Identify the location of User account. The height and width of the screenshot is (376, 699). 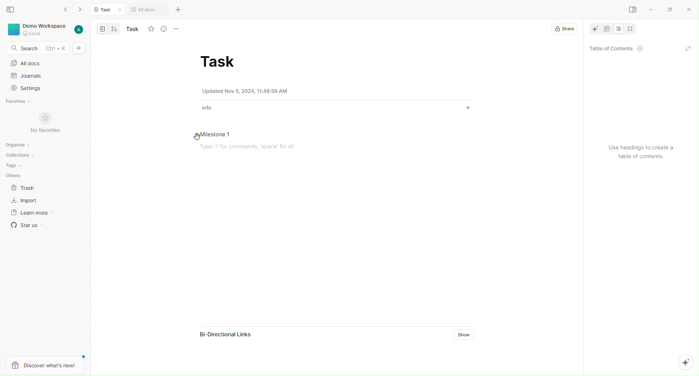
(80, 30).